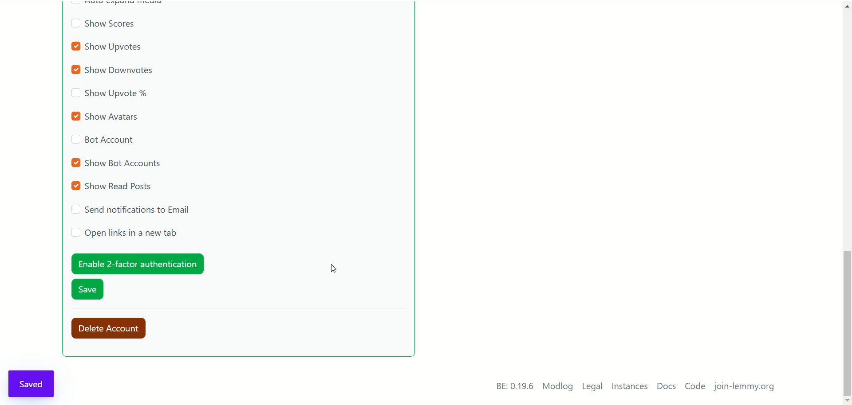 The height and width of the screenshot is (405, 852). Describe the element at coordinates (558, 387) in the screenshot. I see `modlog` at that location.